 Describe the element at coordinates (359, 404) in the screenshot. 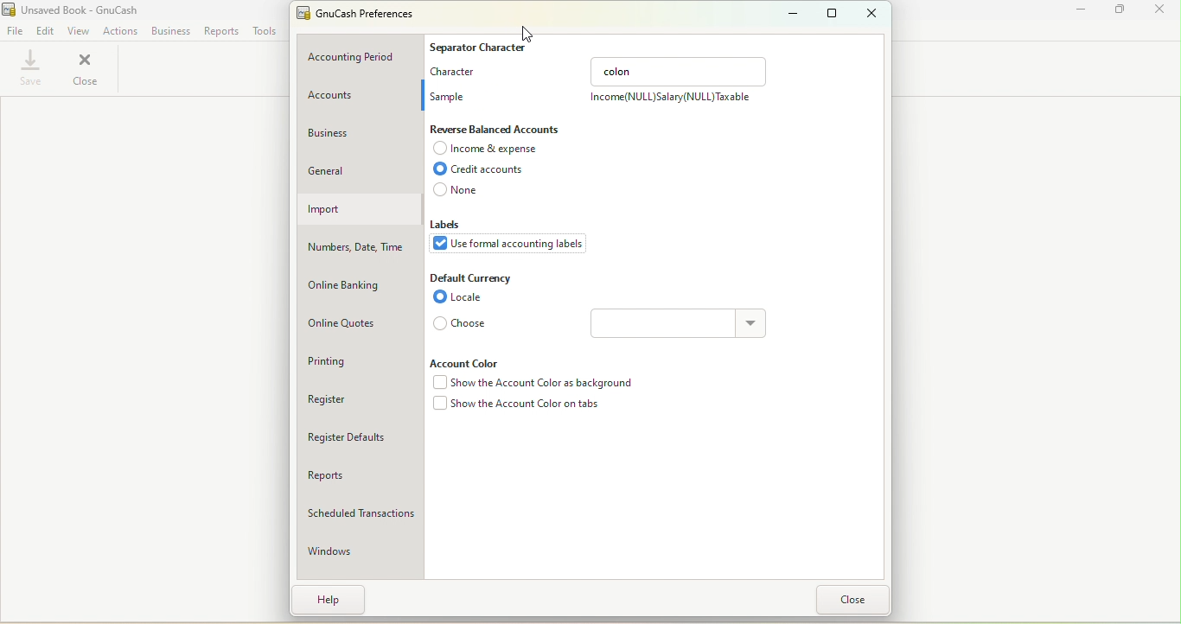

I see `Register` at that location.